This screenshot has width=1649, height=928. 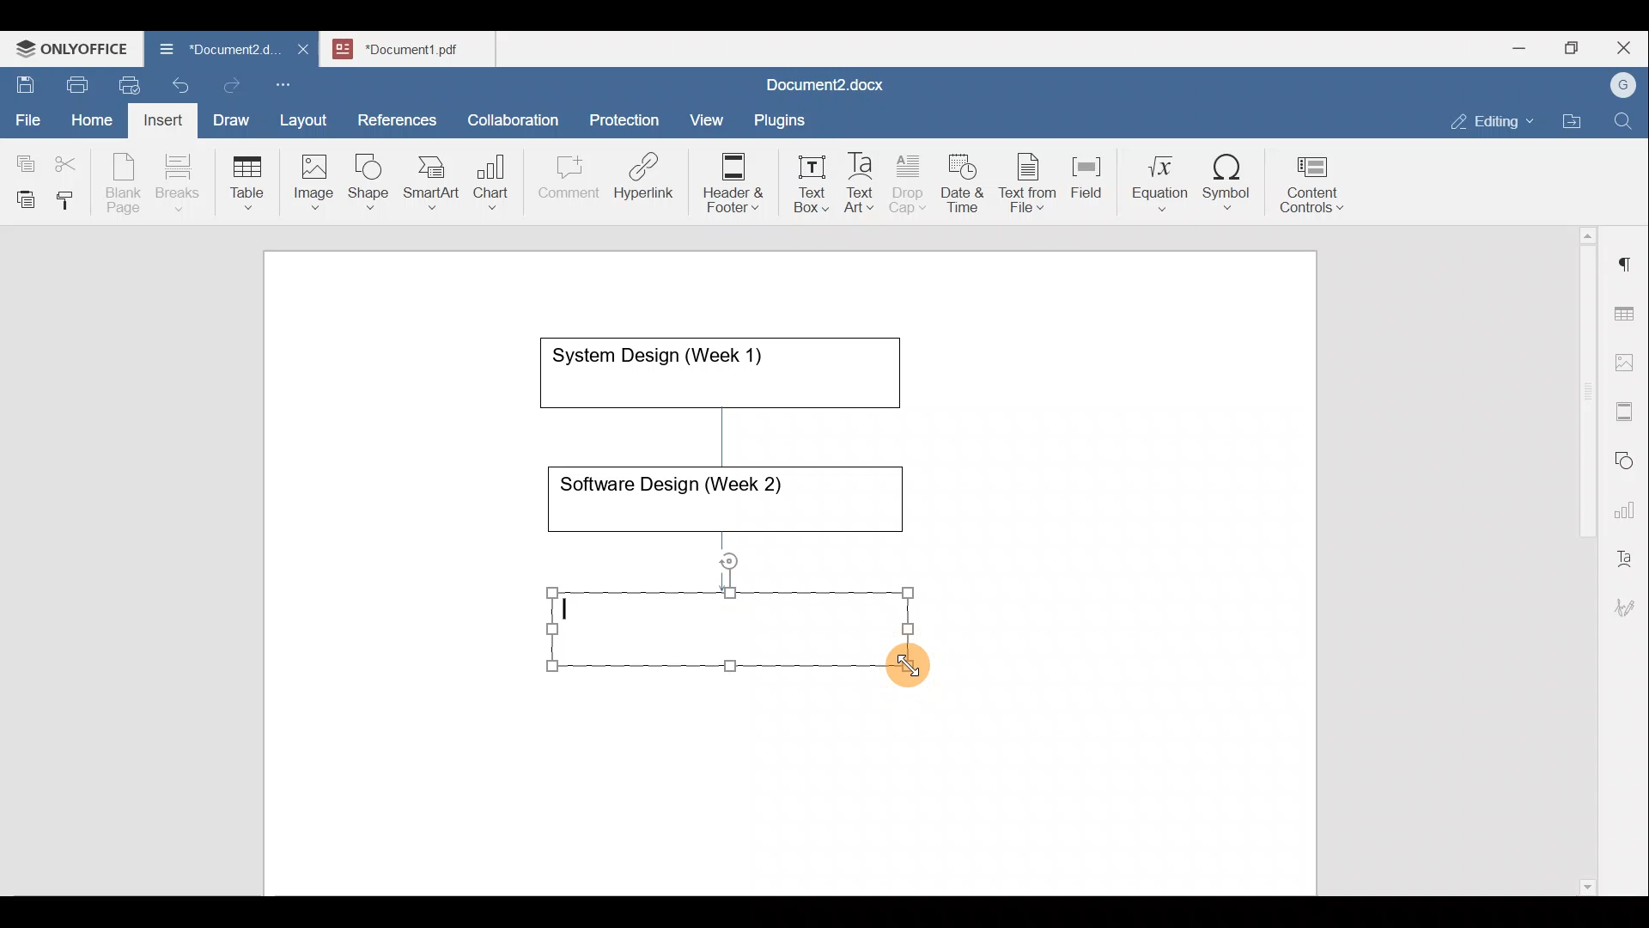 What do you see at coordinates (319, 176) in the screenshot?
I see `Image` at bounding box center [319, 176].